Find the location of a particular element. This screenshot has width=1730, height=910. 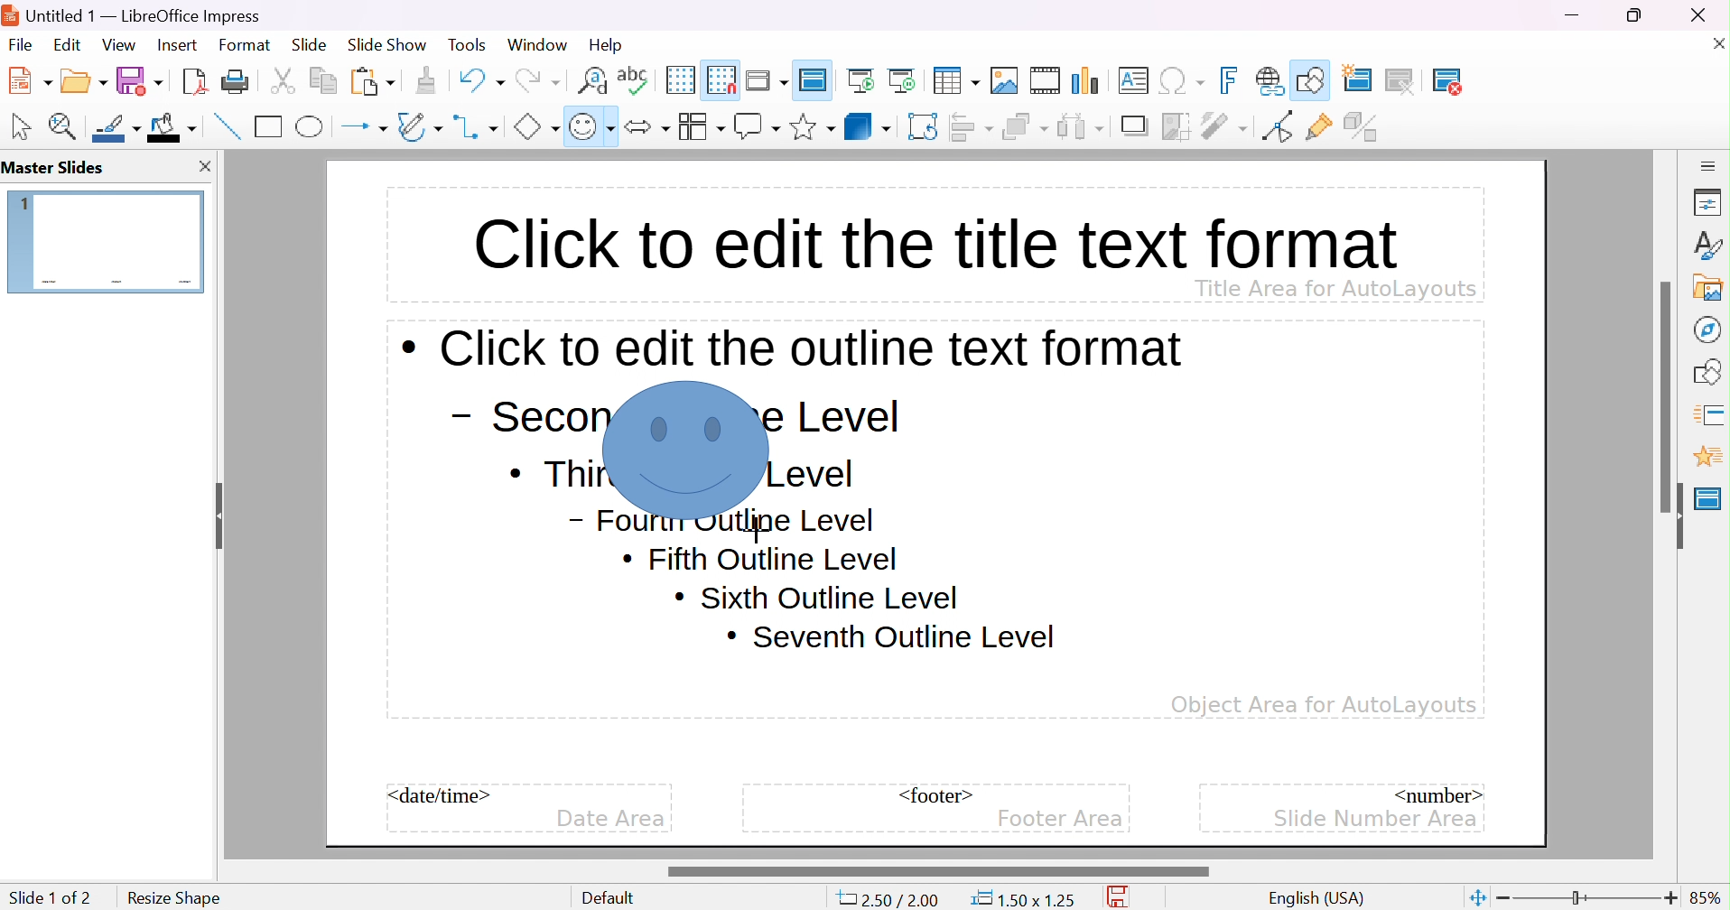

3D onjects is located at coordinates (868, 125).